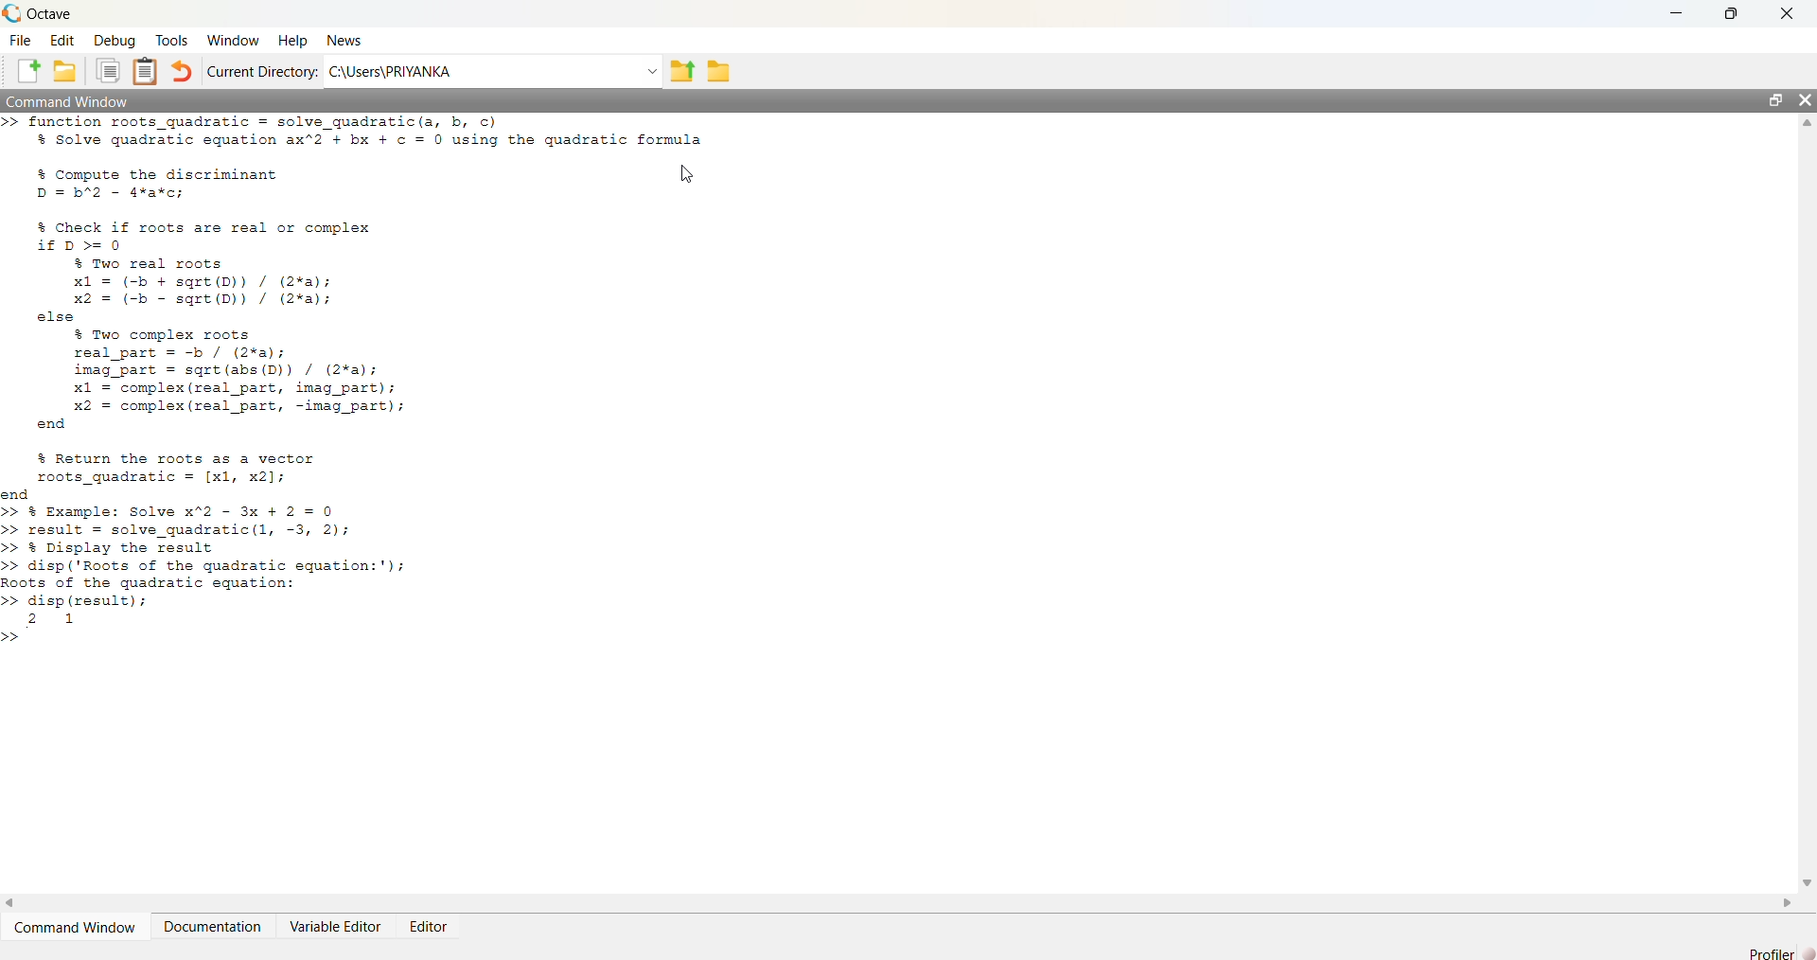 This screenshot has width=1817, height=960. What do you see at coordinates (262, 71) in the screenshot?
I see `Current Directory:` at bounding box center [262, 71].